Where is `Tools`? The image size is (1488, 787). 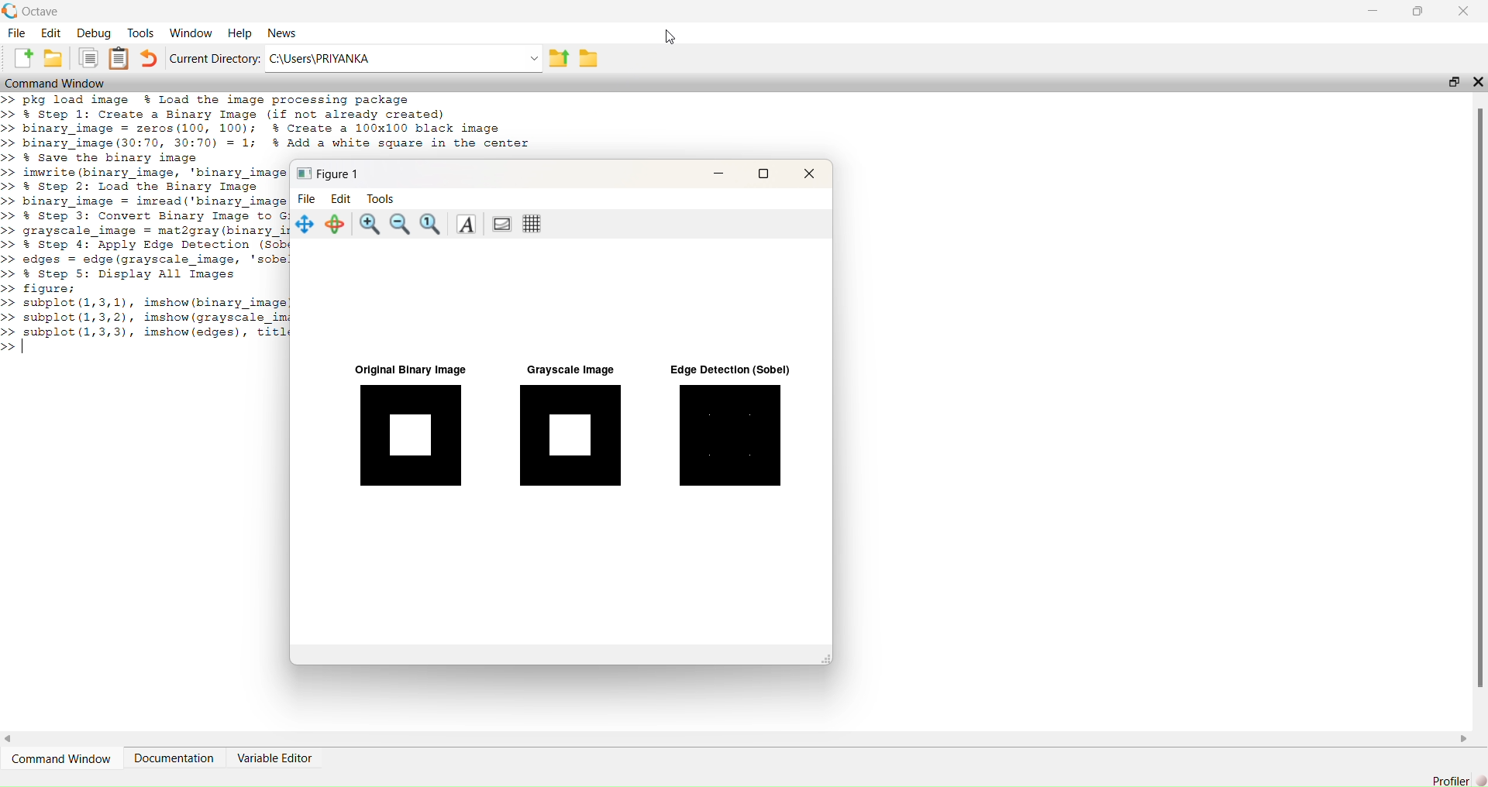
Tools is located at coordinates (142, 33).